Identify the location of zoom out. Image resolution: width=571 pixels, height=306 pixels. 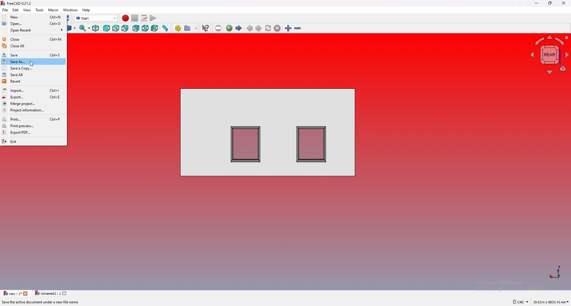
(298, 28).